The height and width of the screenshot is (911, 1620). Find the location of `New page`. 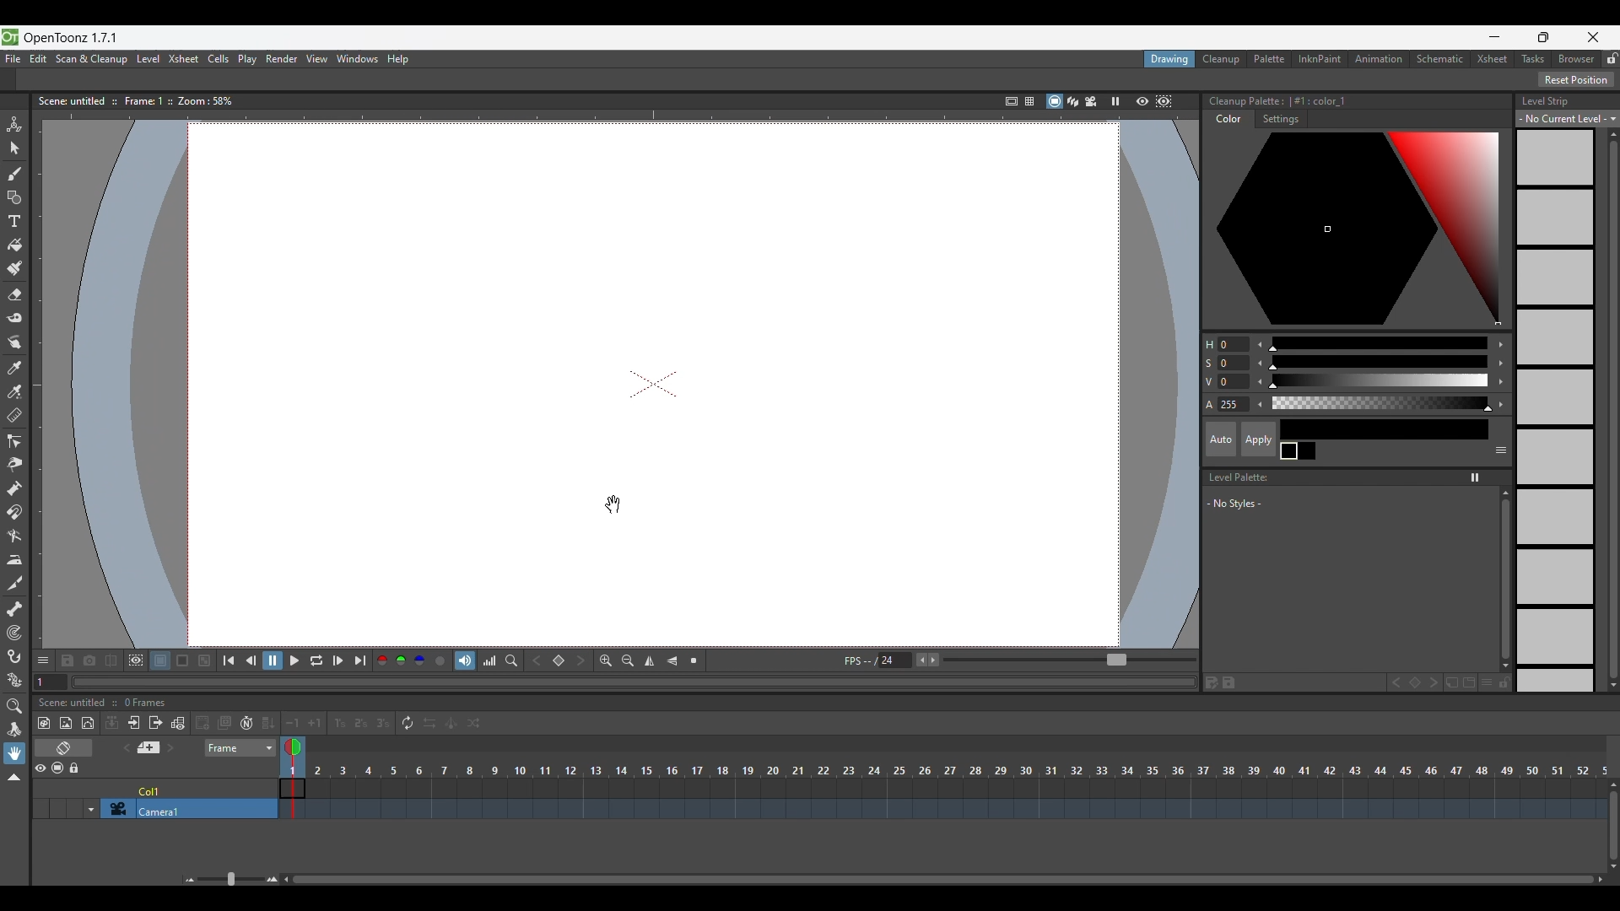

New page is located at coordinates (1453, 682).